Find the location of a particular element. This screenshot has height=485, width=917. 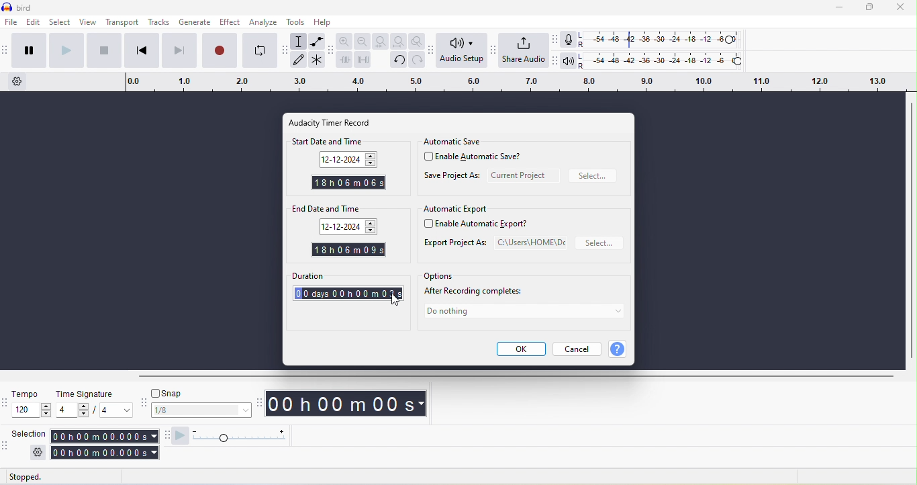

record meter is located at coordinates (569, 40).